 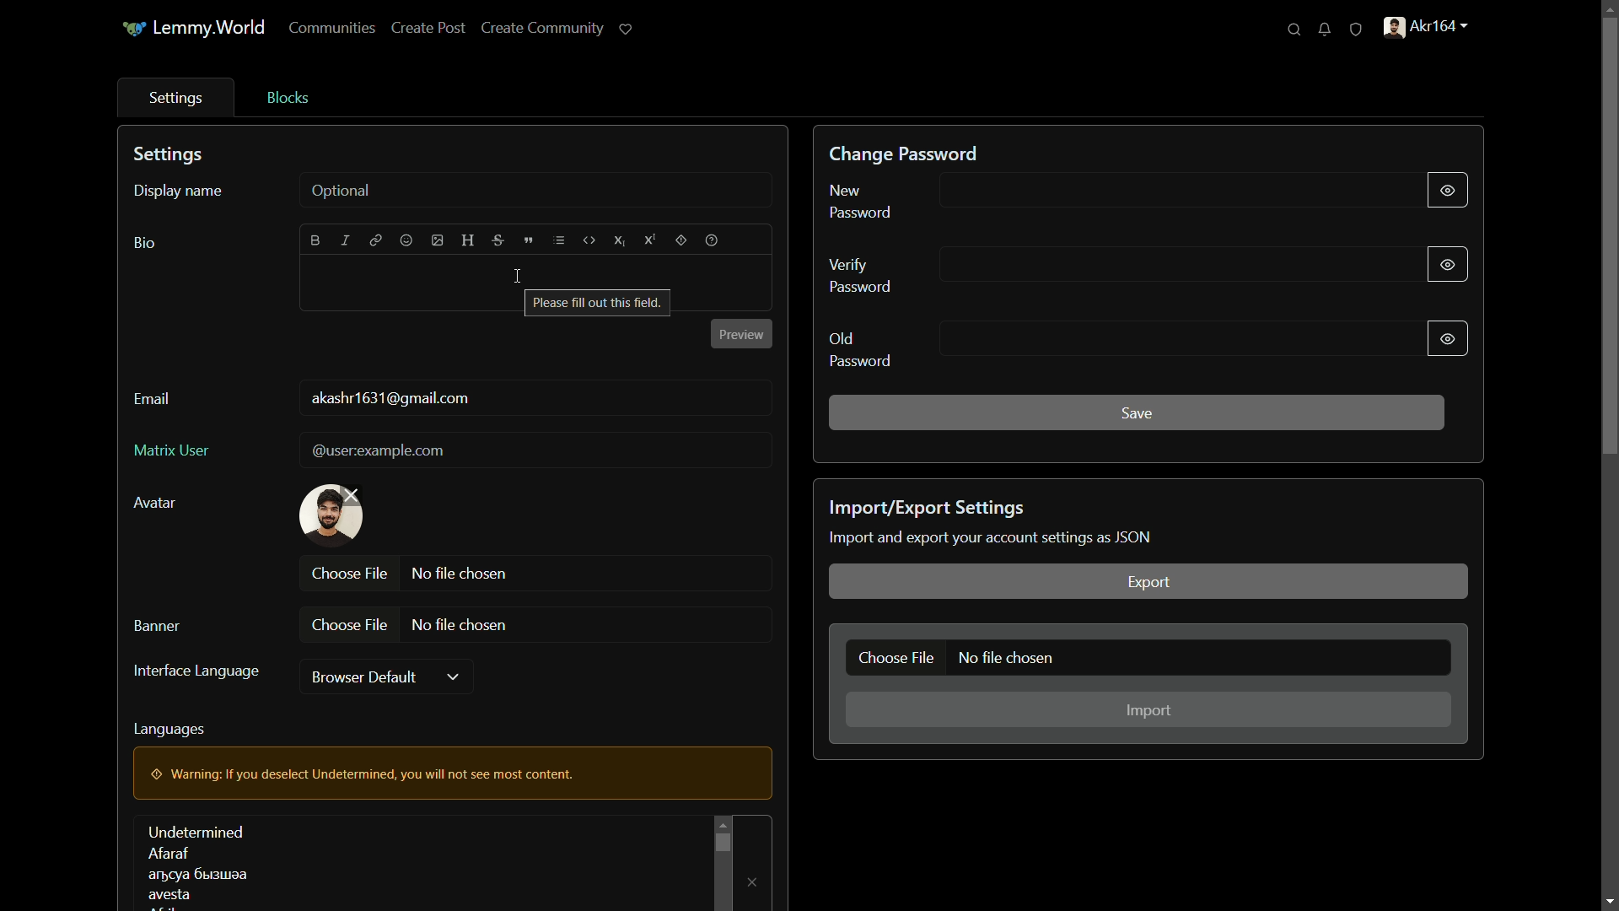 What do you see at coordinates (619, 241) in the screenshot?
I see `subscript` at bounding box center [619, 241].